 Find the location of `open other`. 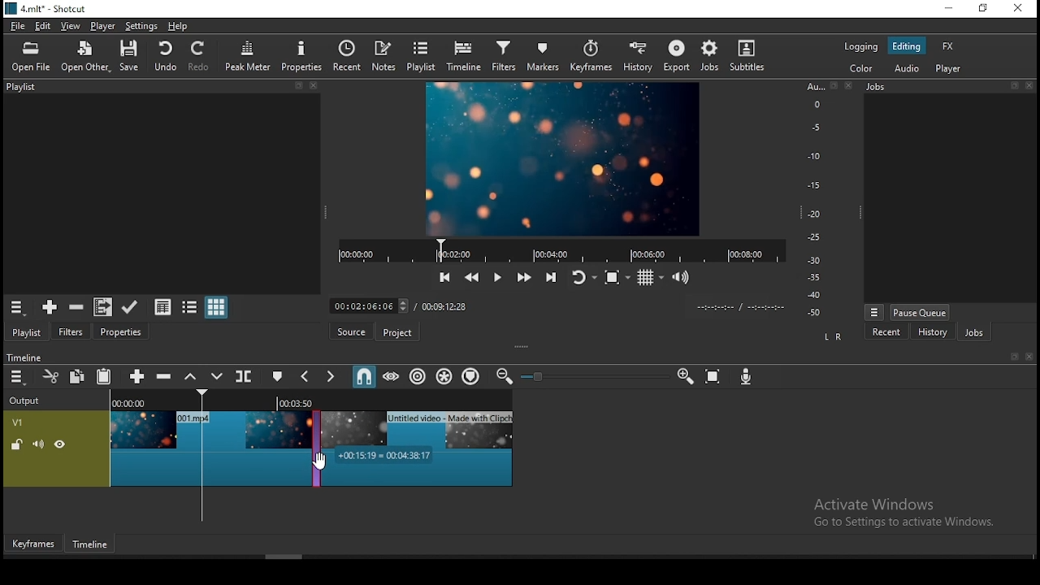

open other is located at coordinates (87, 57).